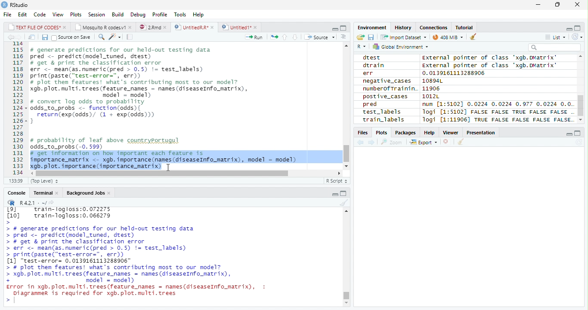 The height and width of the screenshot is (310, 588). I want to click on 1012L, so click(432, 96).